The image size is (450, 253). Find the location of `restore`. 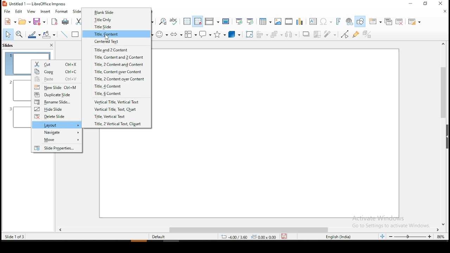

restore is located at coordinates (425, 5).